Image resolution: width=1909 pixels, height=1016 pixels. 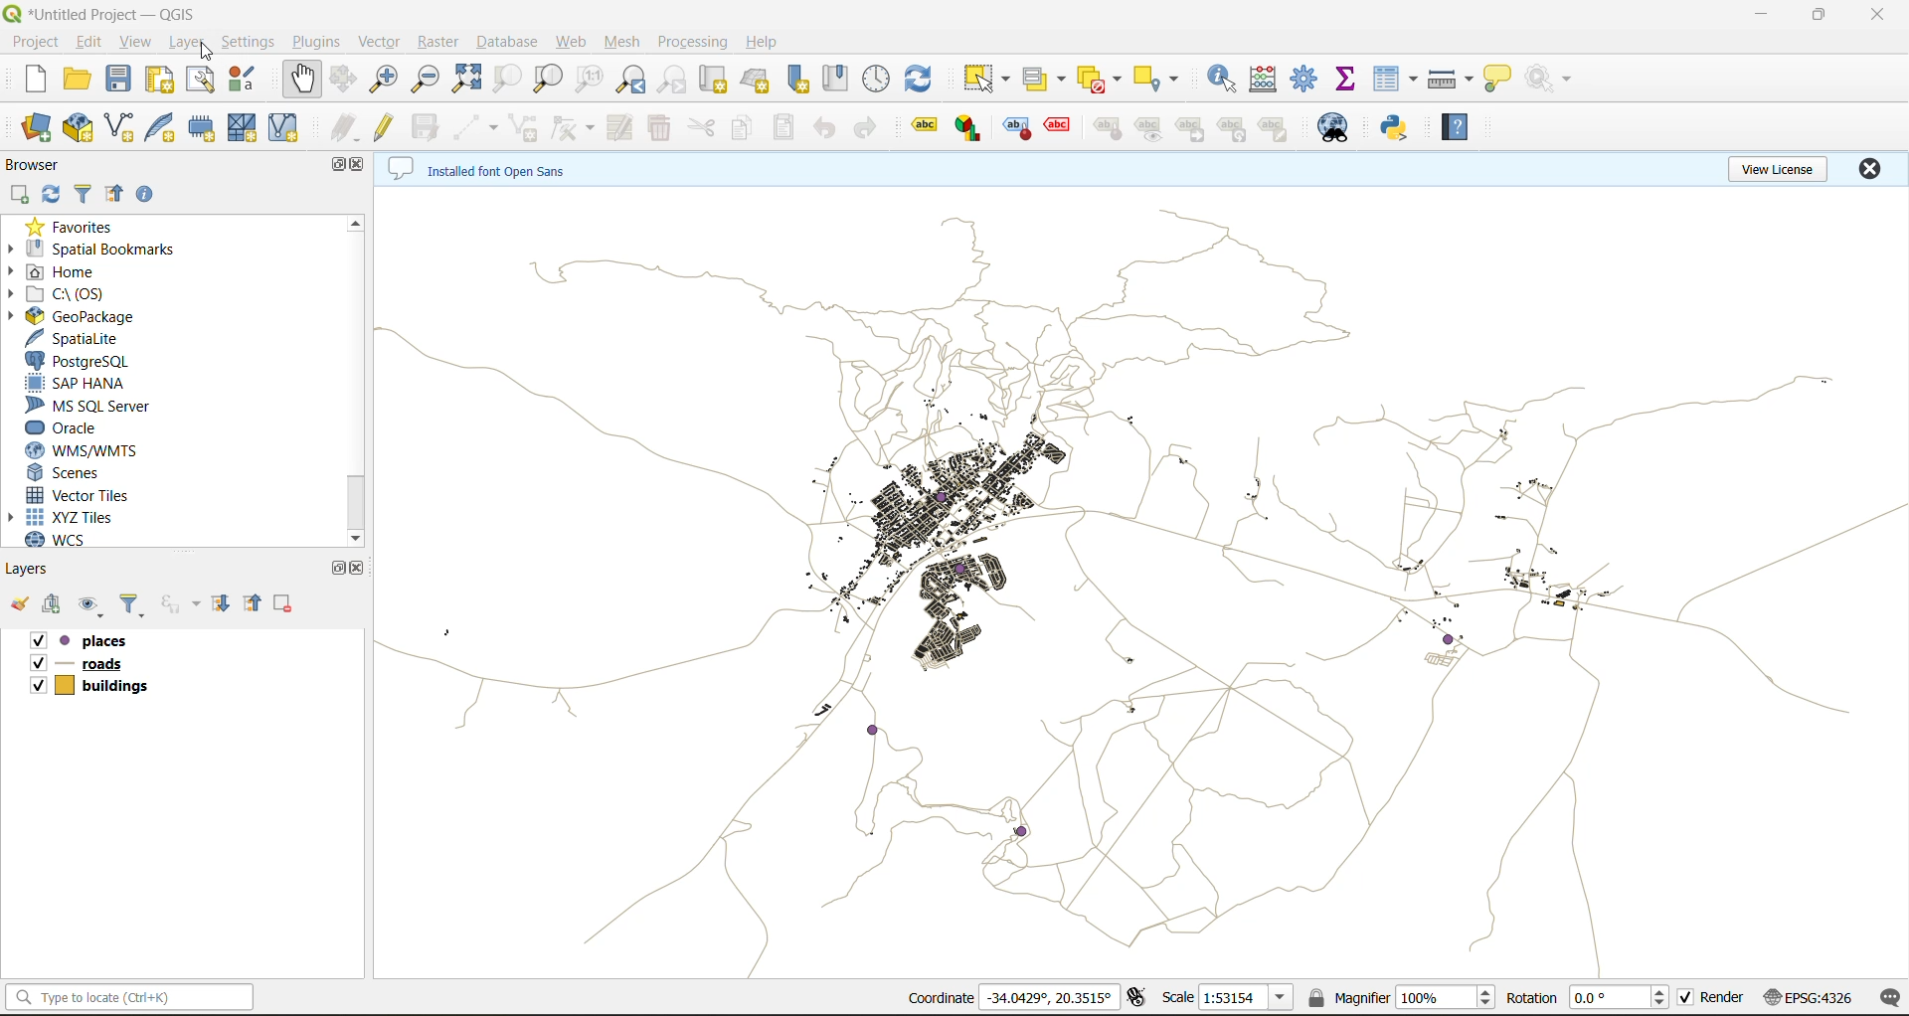 What do you see at coordinates (49, 606) in the screenshot?
I see `add` at bounding box center [49, 606].